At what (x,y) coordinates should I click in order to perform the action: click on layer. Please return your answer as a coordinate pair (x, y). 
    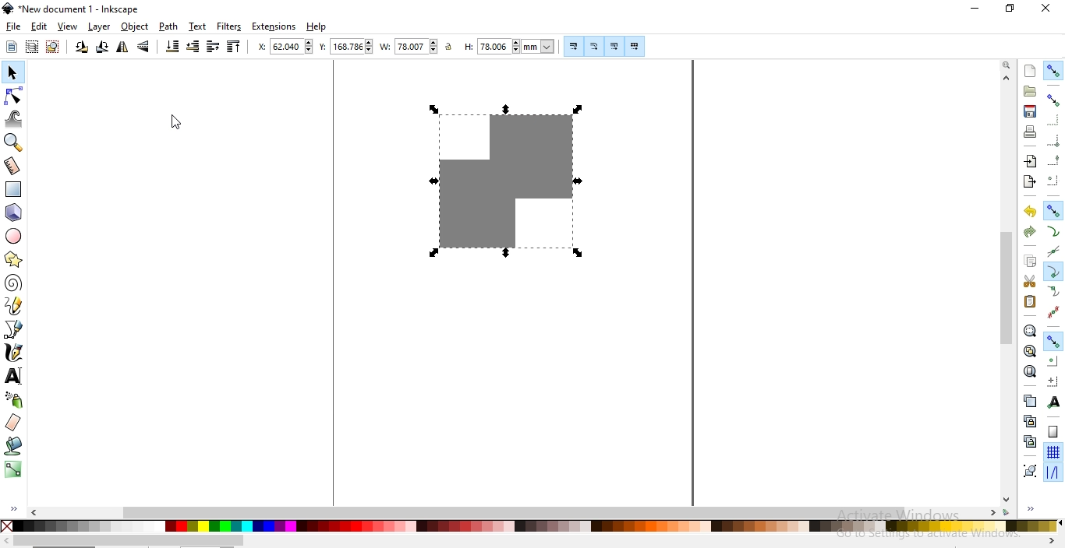
    Looking at the image, I should click on (99, 27).